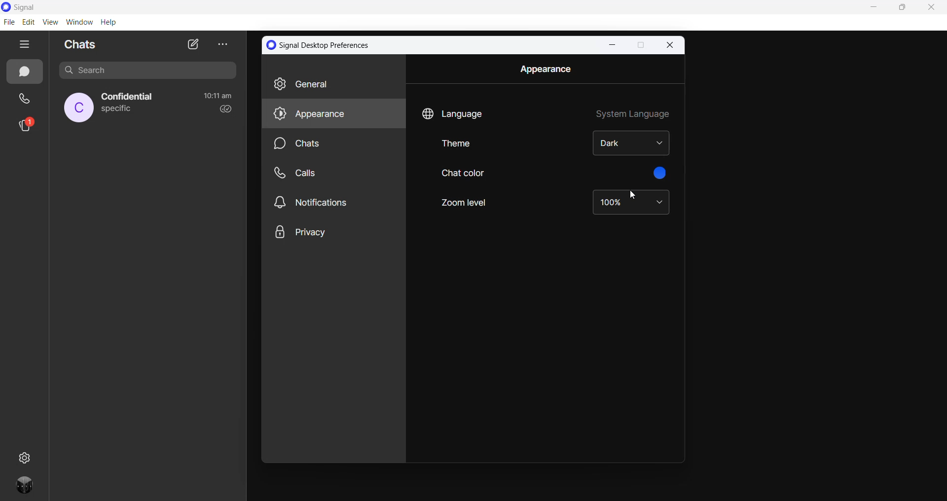 The width and height of the screenshot is (947, 501). I want to click on chat color, so click(464, 174).